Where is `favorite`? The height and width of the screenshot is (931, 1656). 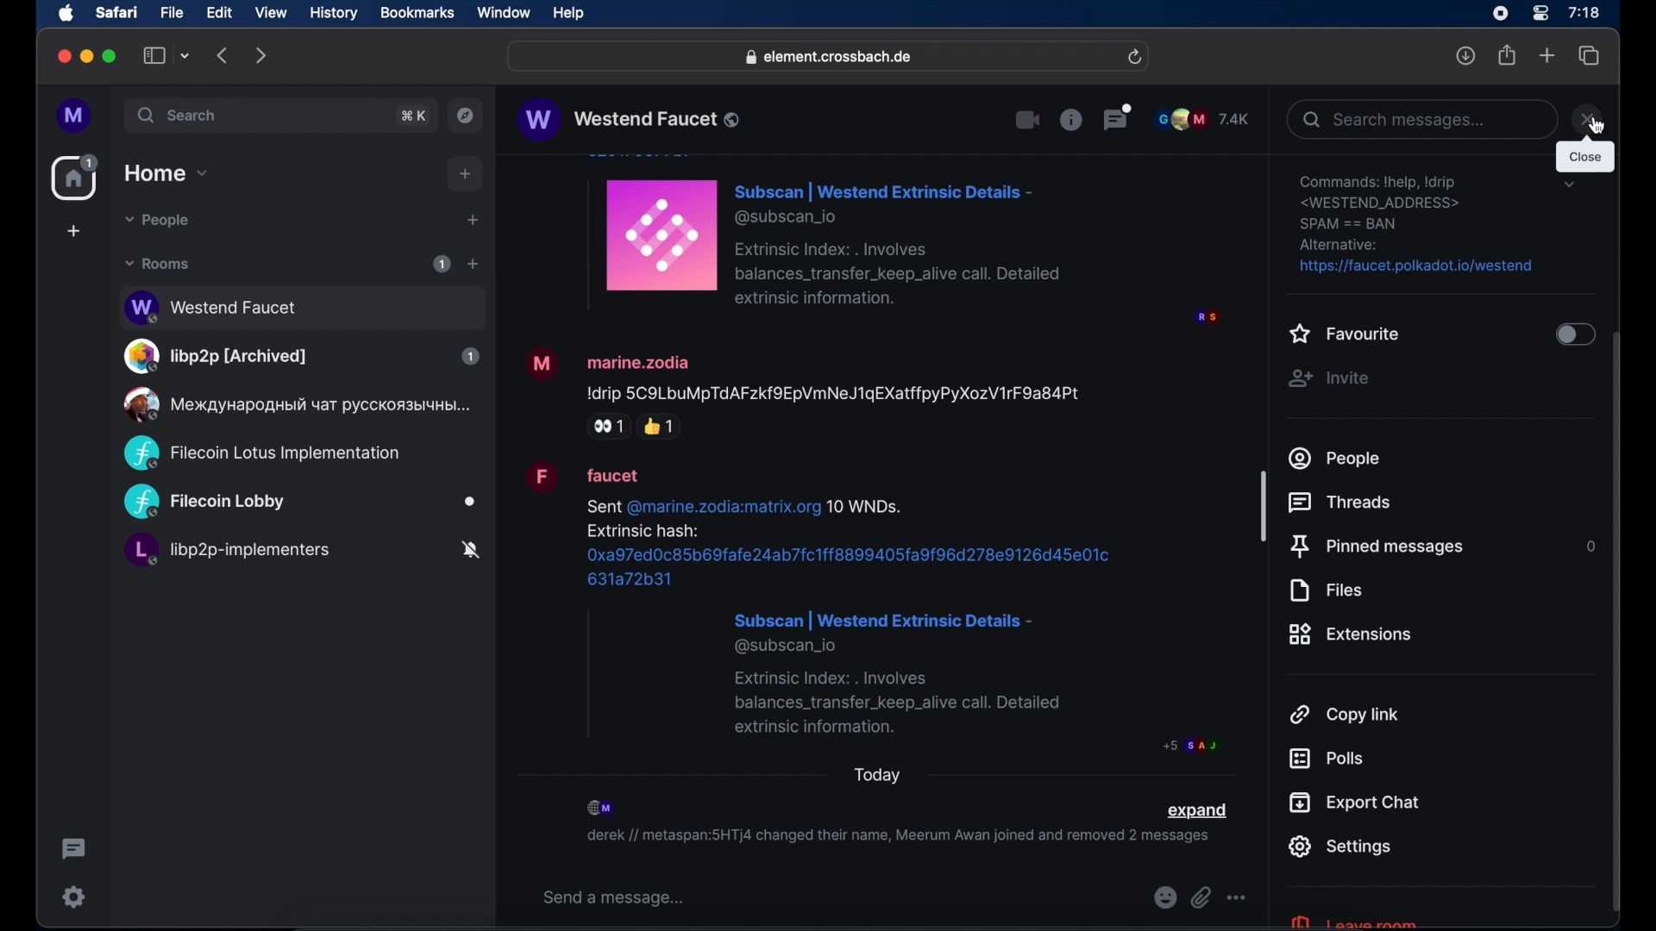 favorite is located at coordinates (1345, 335).